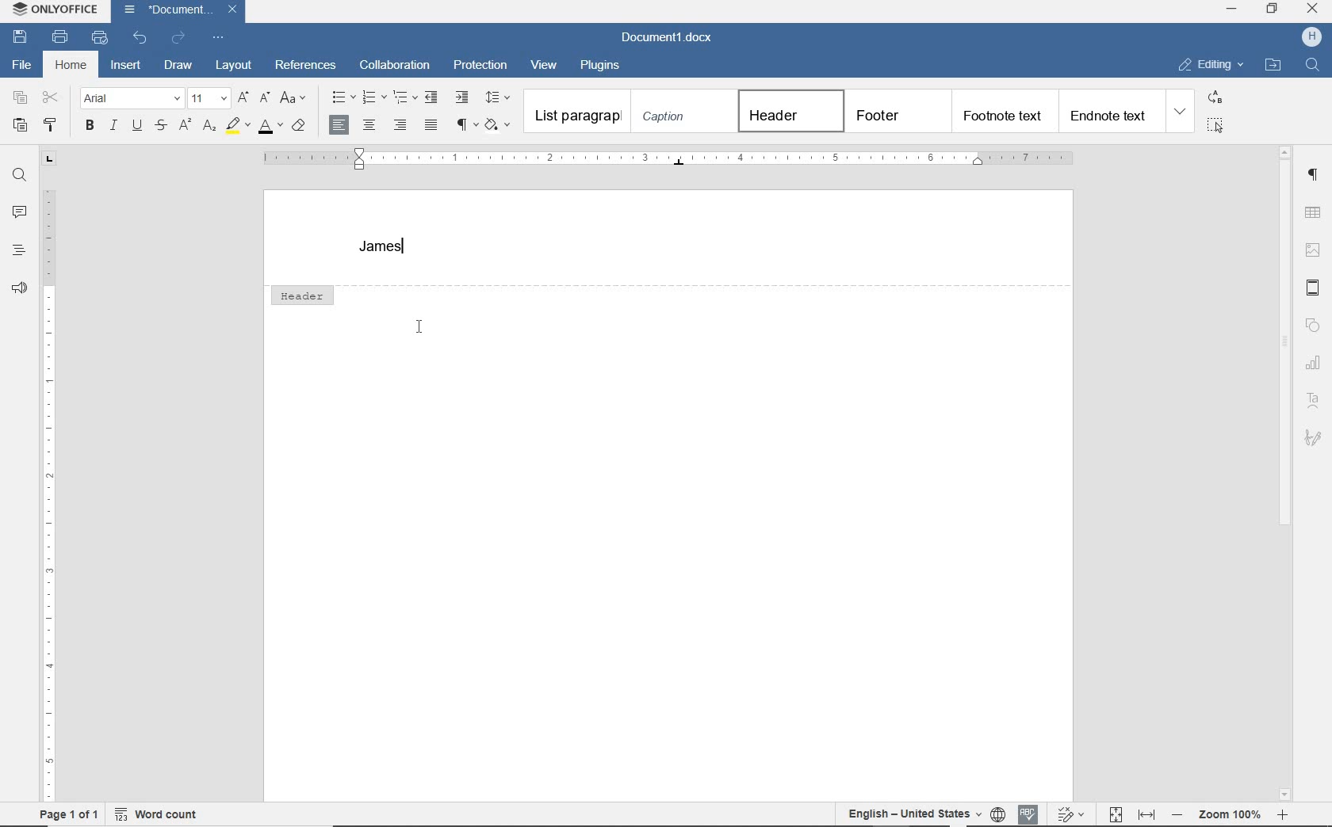 Image resolution: width=1332 pixels, height=827 pixels. I want to click on HEADER & FOOTER, so click(1315, 288).